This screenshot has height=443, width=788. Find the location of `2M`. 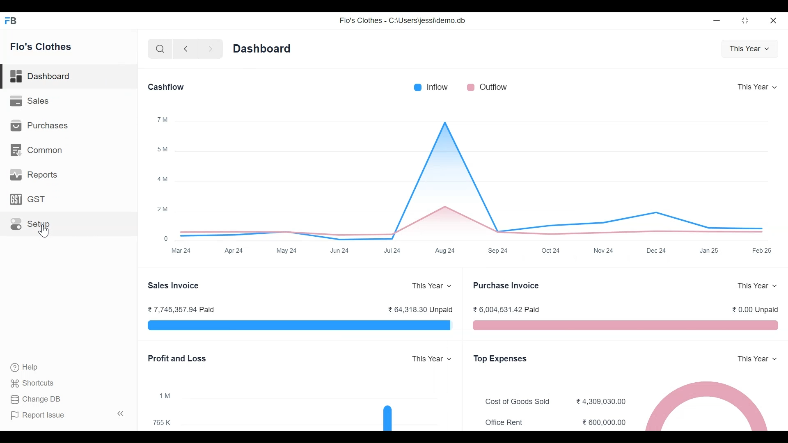

2M is located at coordinates (163, 209).